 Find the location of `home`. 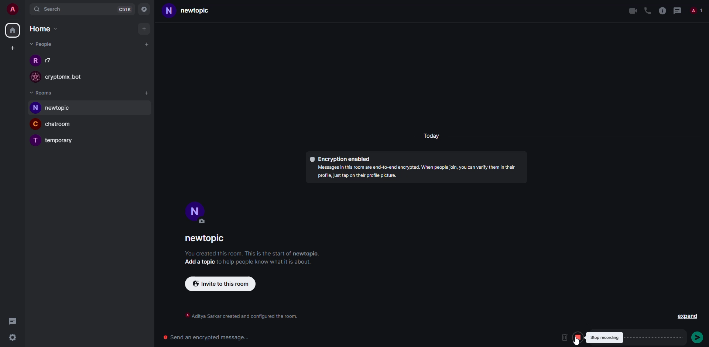

home is located at coordinates (46, 28).